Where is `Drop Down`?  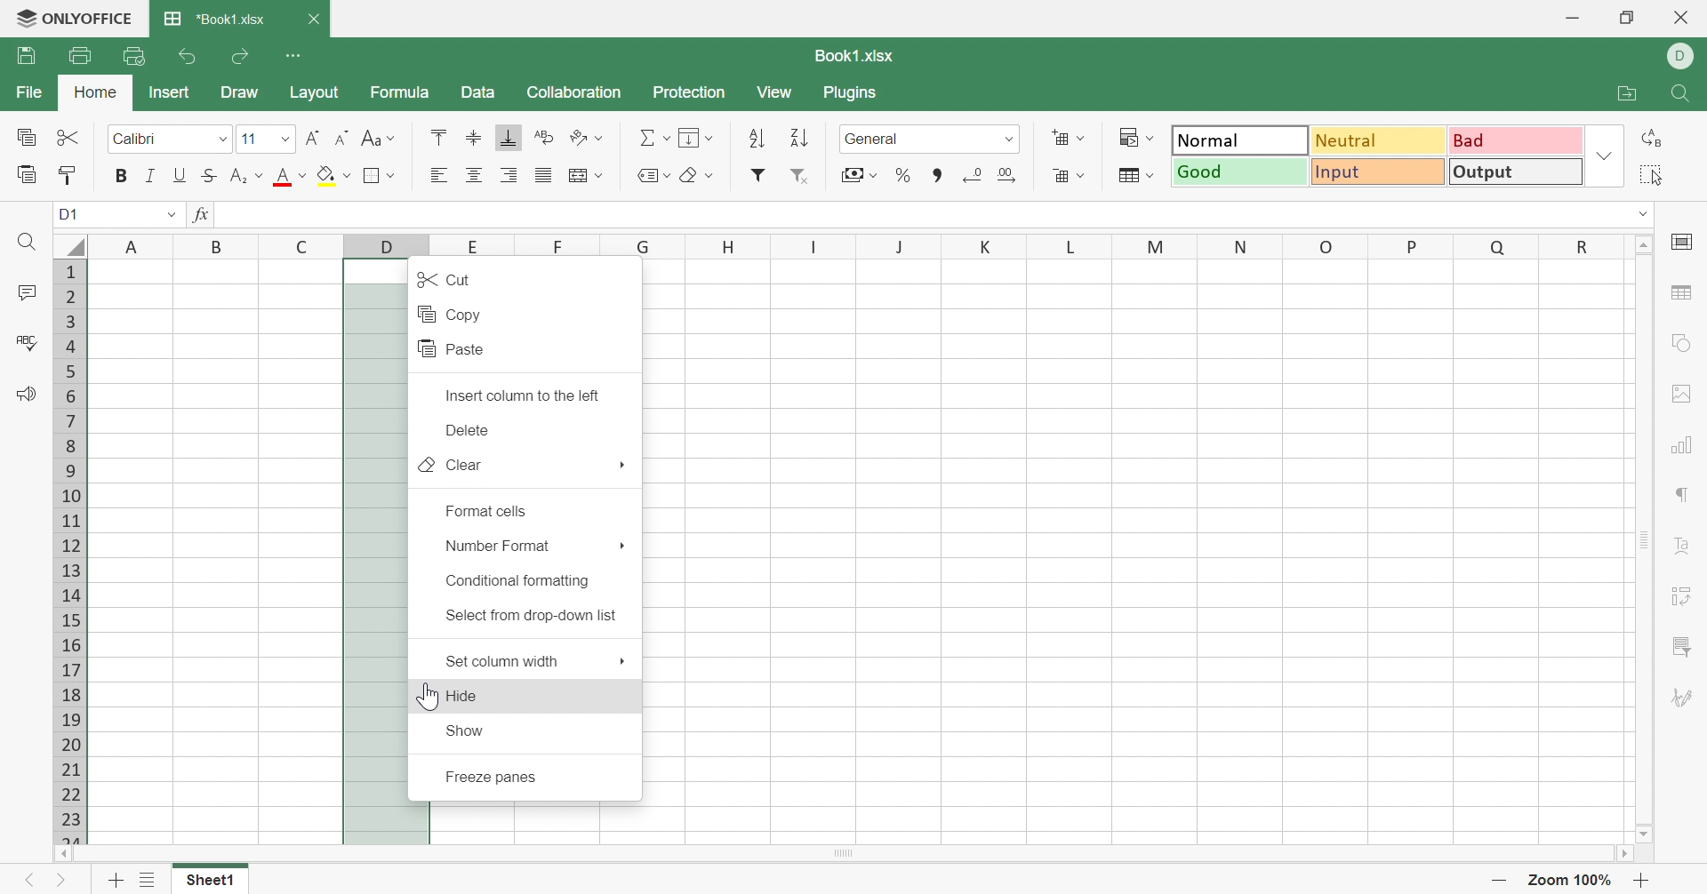 Drop Down is located at coordinates (709, 175).